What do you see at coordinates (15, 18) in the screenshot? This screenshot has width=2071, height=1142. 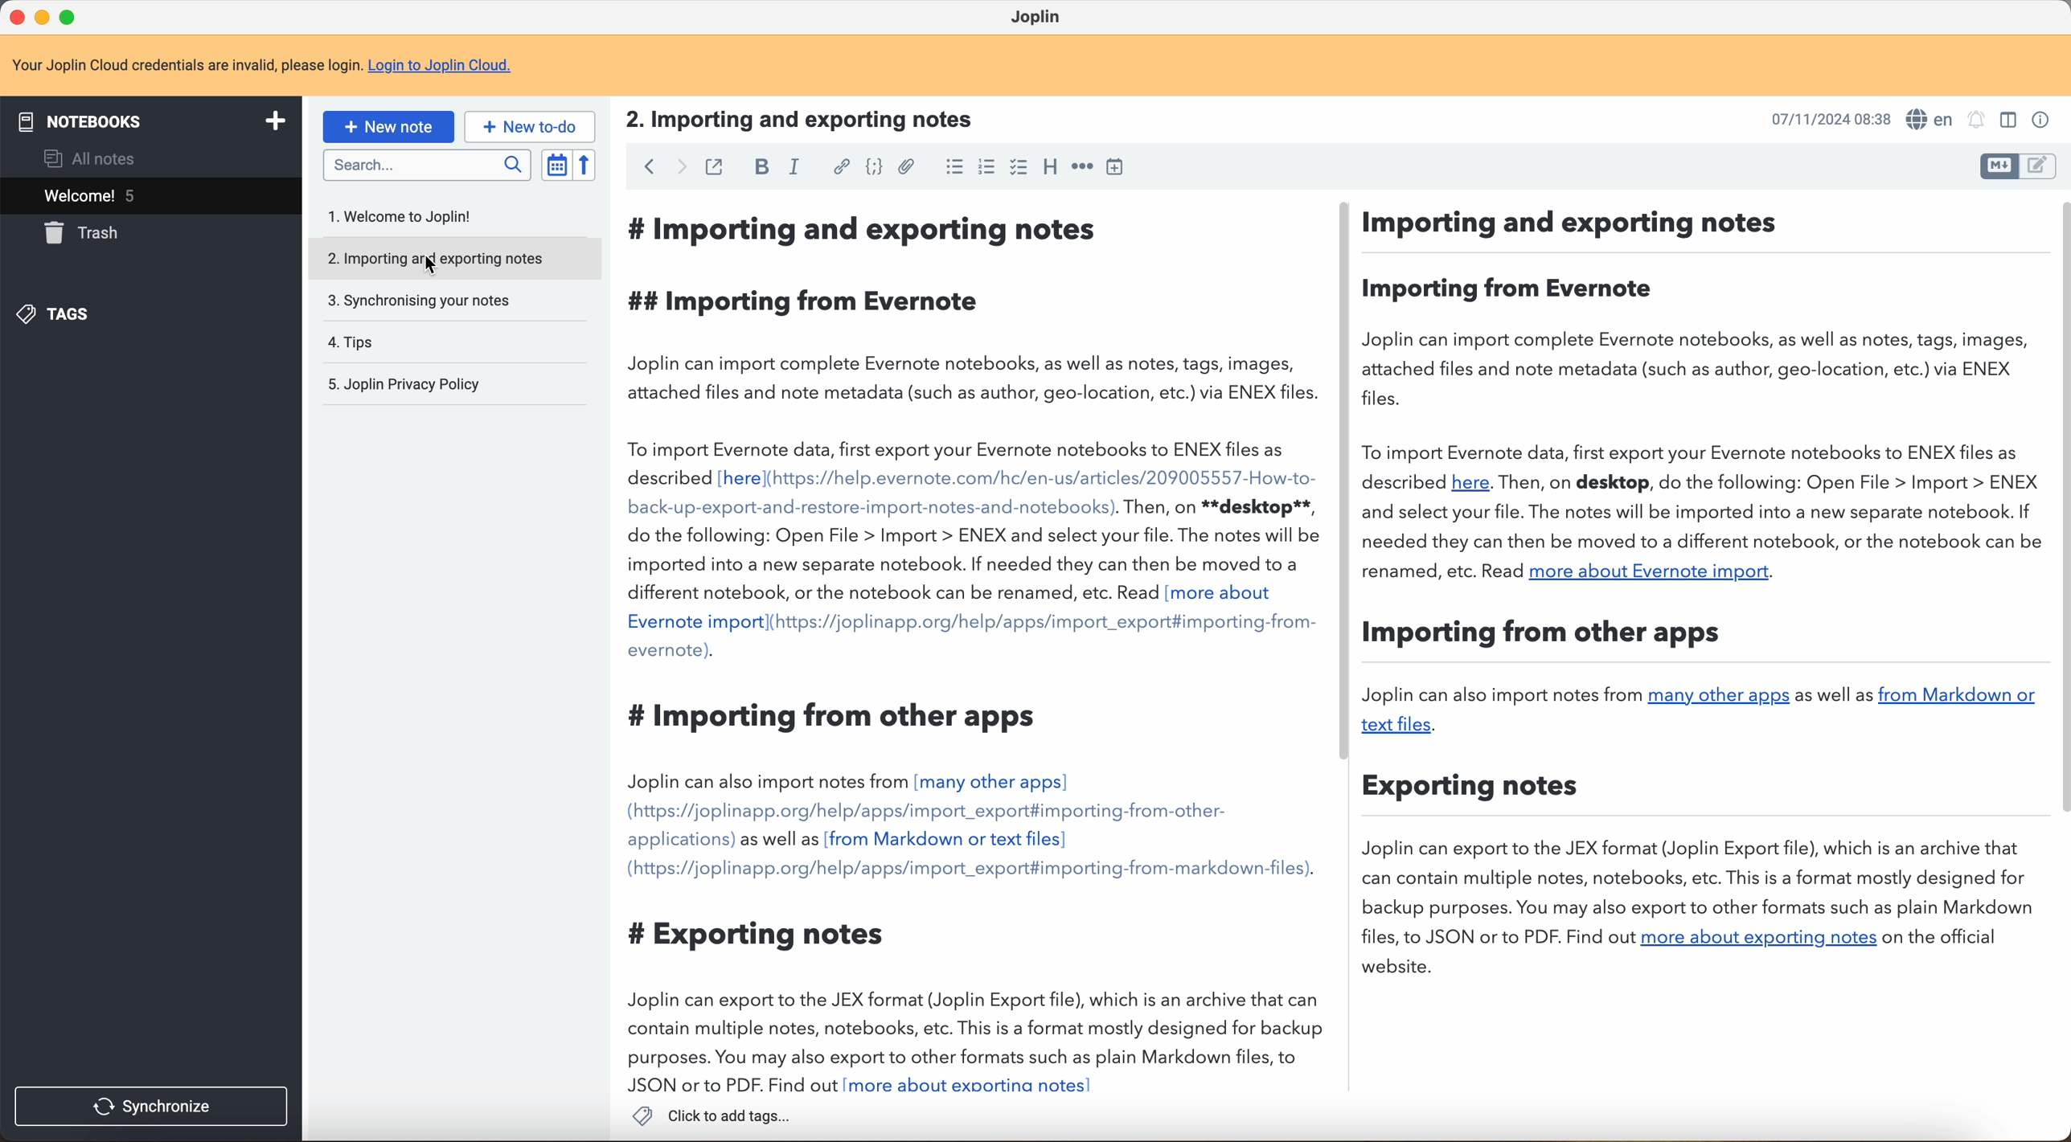 I see `close Joplin` at bounding box center [15, 18].